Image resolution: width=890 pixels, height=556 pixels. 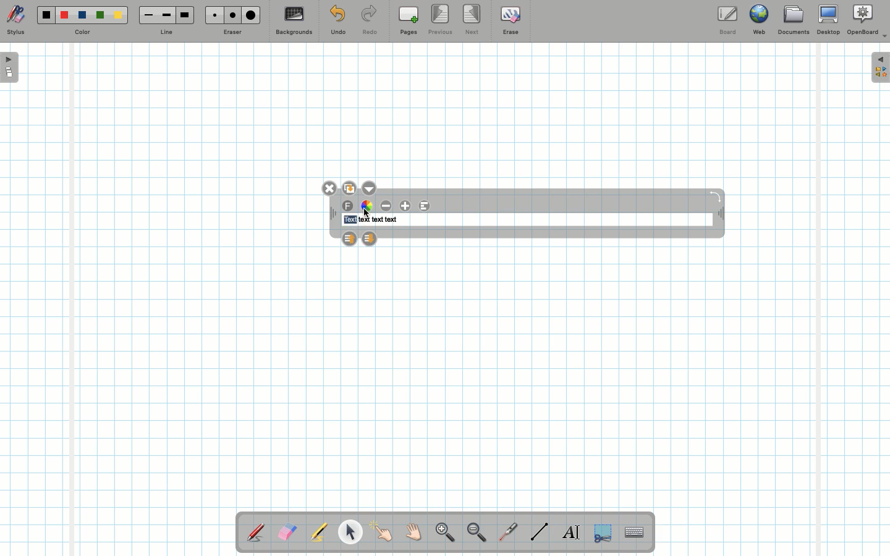 I want to click on Open pages, so click(x=11, y=67).